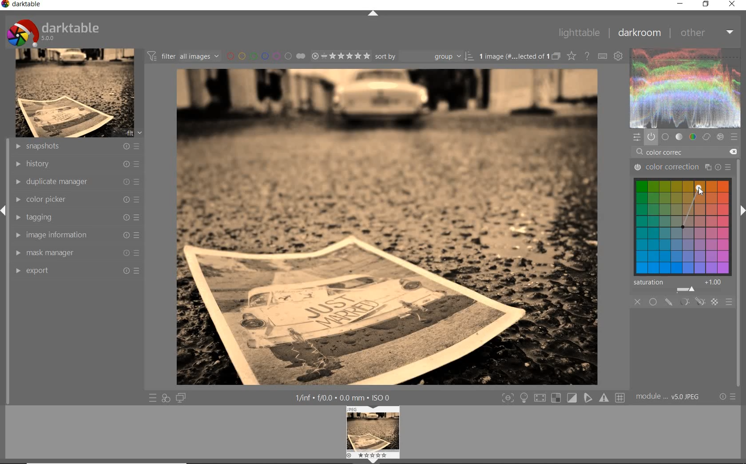 The image size is (746, 464). What do you see at coordinates (680, 286) in the screenshot?
I see `saturation` at bounding box center [680, 286].